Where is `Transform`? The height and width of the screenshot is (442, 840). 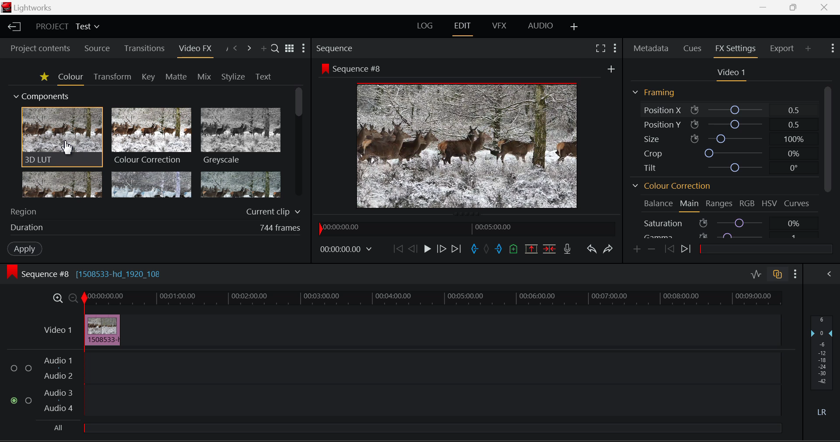 Transform is located at coordinates (111, 77).